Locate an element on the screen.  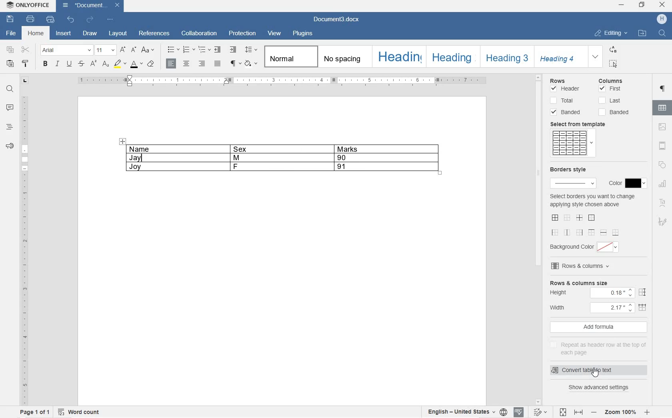
ALIGN RIGHT is located at coordinates (202, 63).